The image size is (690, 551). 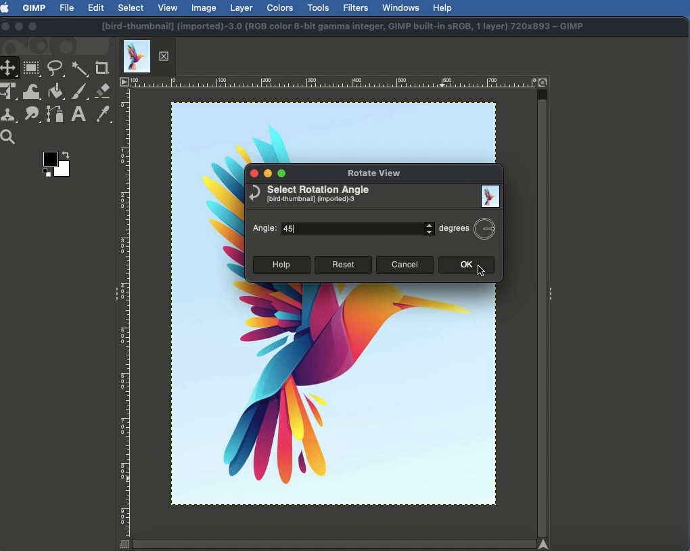 What do you see at coordinates (280, 265) in the screenshot?
I see `Help` at bounding box center [280, 265].